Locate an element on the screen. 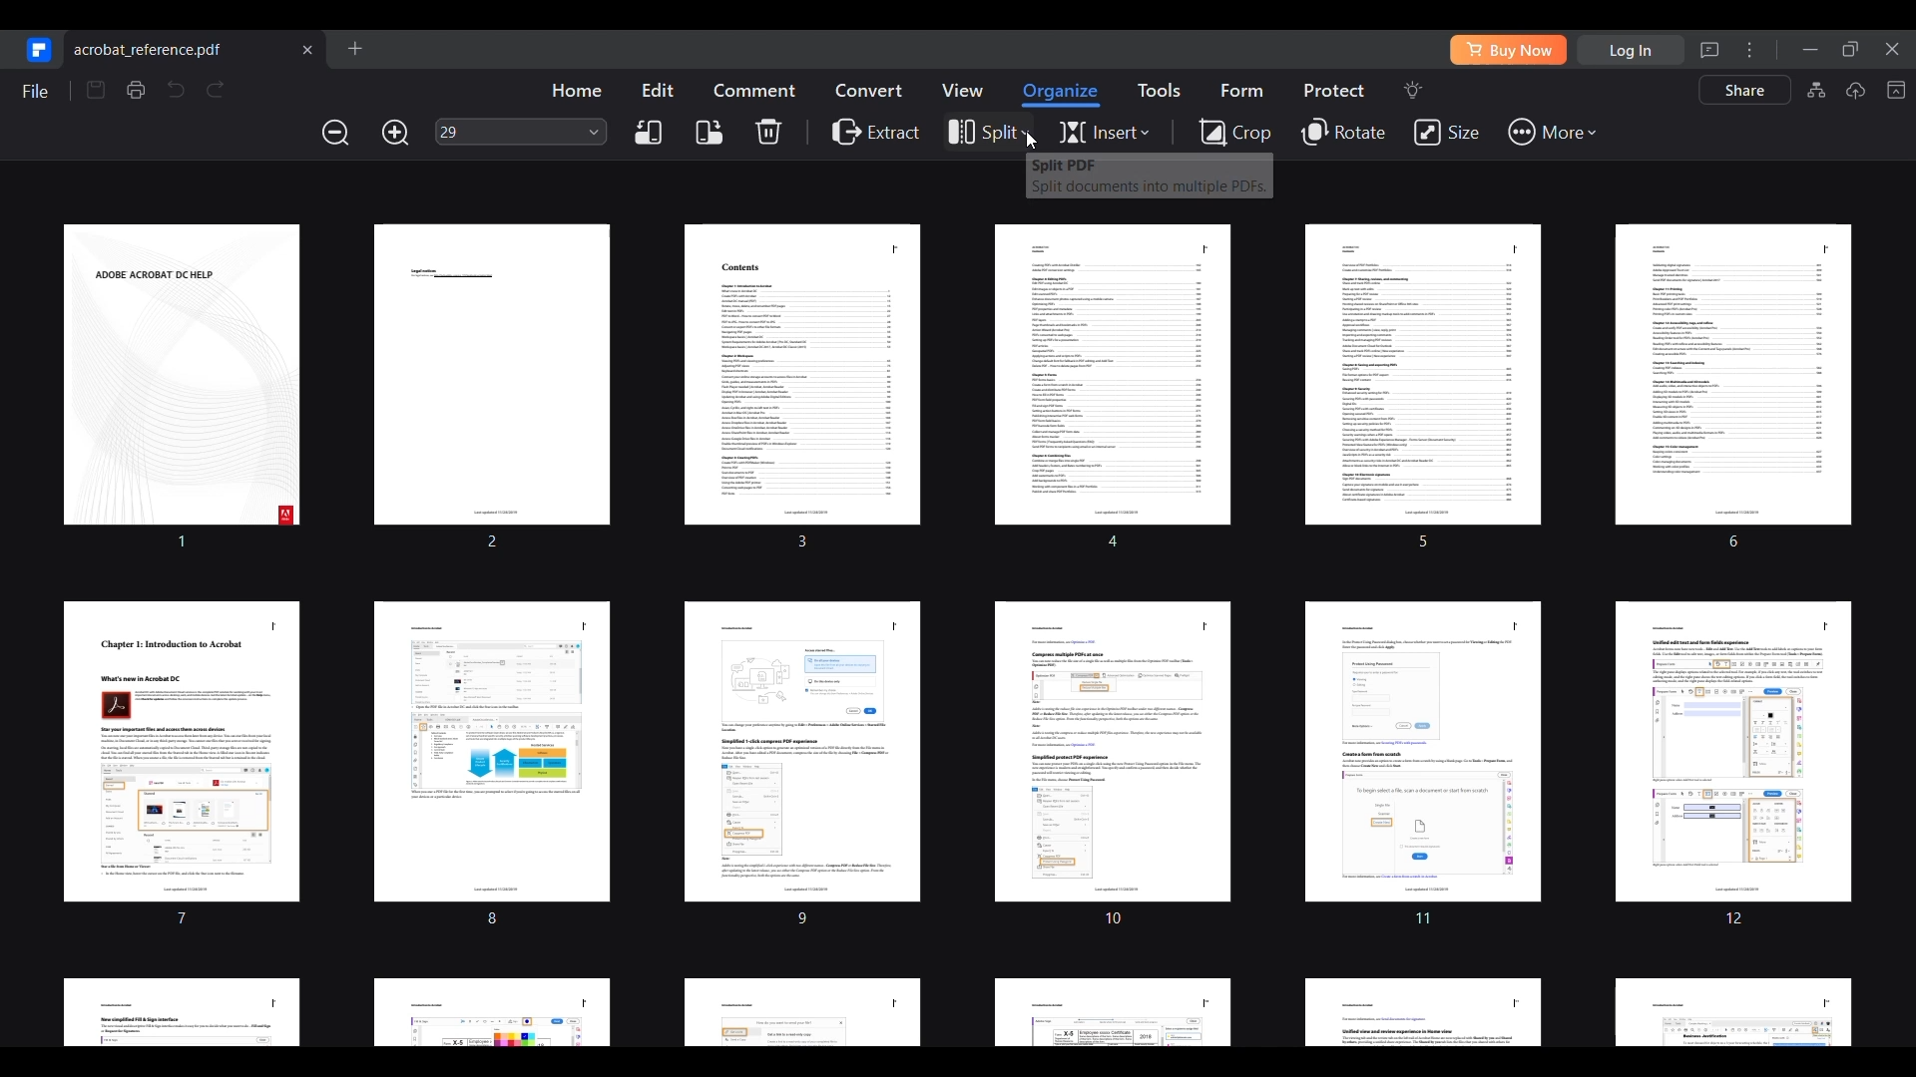 This screenshot has height=1077, width=1916. Close is located at coordinates (1893, 49).